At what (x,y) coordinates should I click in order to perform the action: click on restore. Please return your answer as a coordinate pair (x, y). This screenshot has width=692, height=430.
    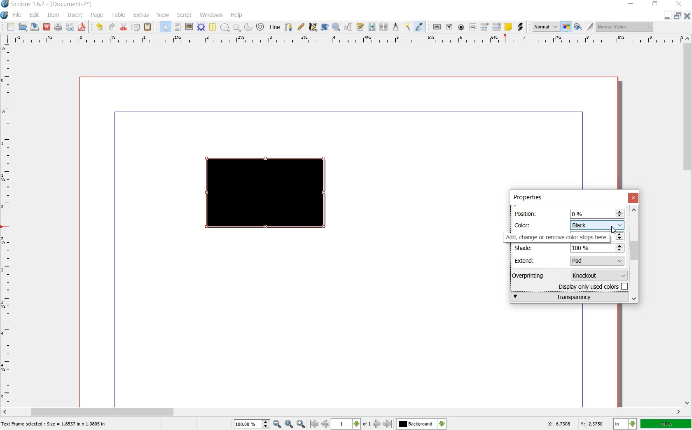
    Looking at the image, I should click on (655, 5).